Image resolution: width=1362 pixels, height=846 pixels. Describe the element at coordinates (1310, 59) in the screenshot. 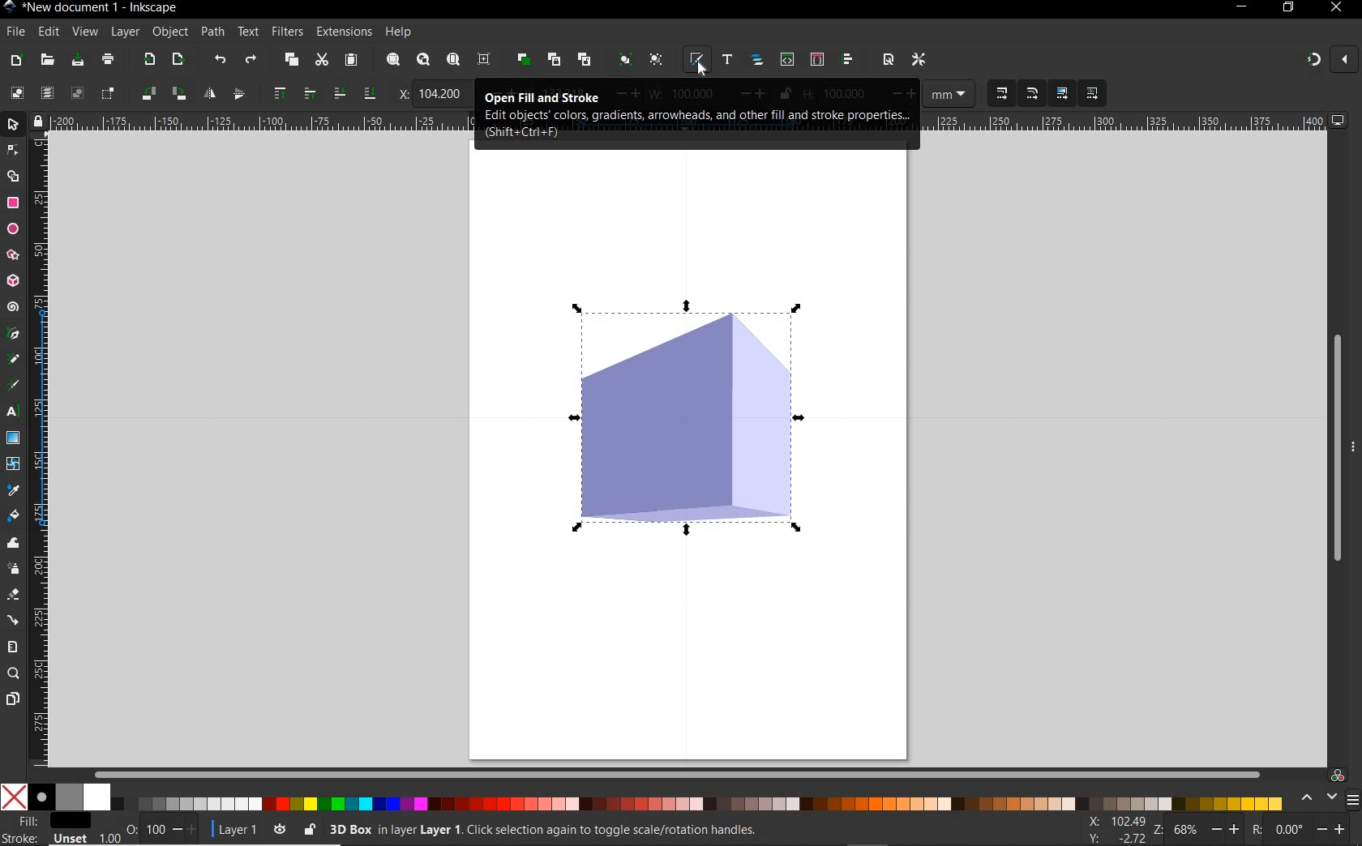

I see `ENABLE SNAPPING TOOL` at that location.